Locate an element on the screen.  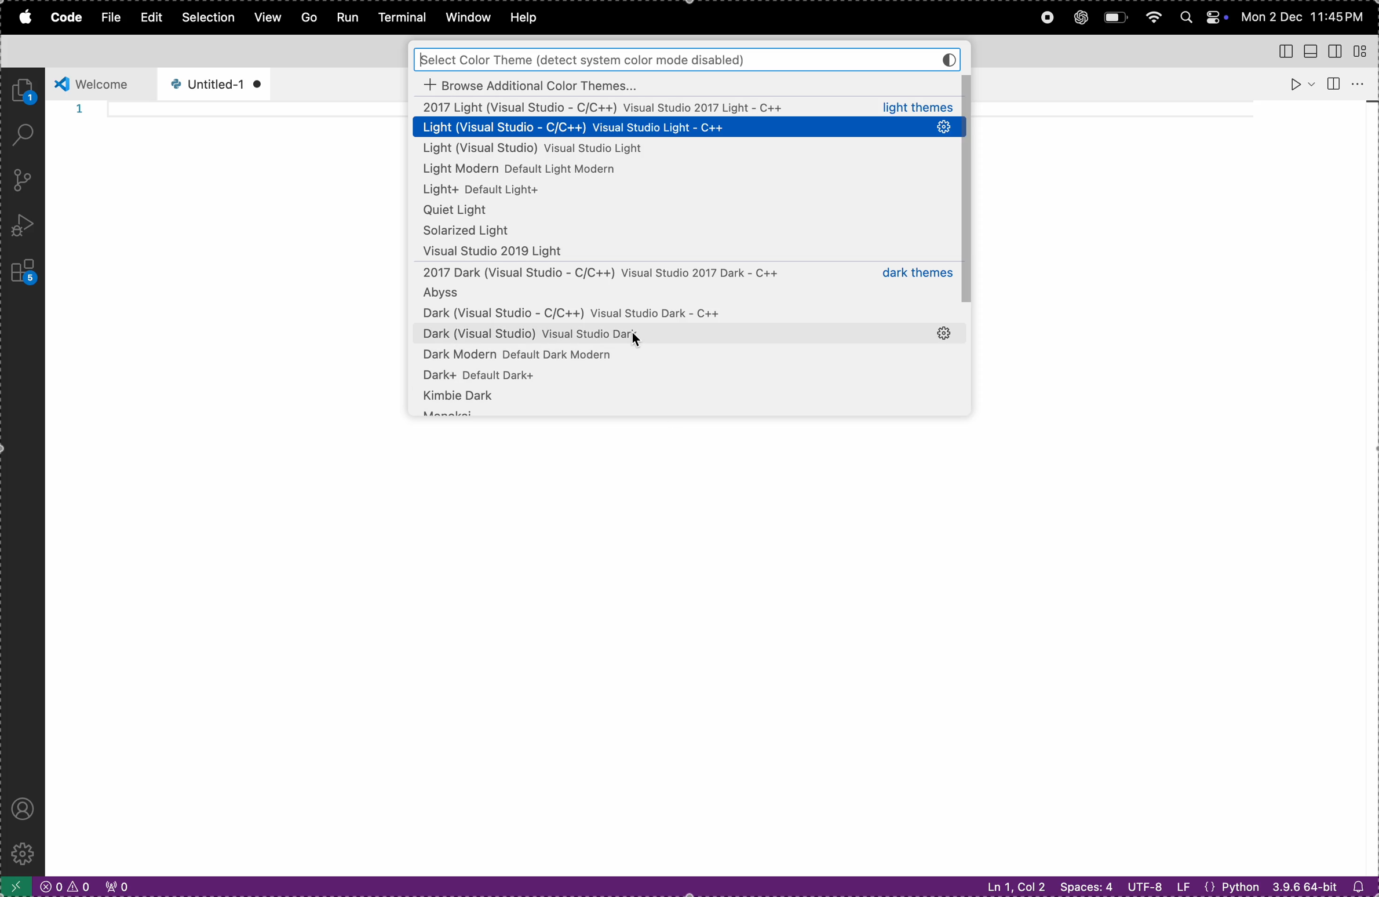
toggle secondary side bar is located at coordinates (1338, 50).